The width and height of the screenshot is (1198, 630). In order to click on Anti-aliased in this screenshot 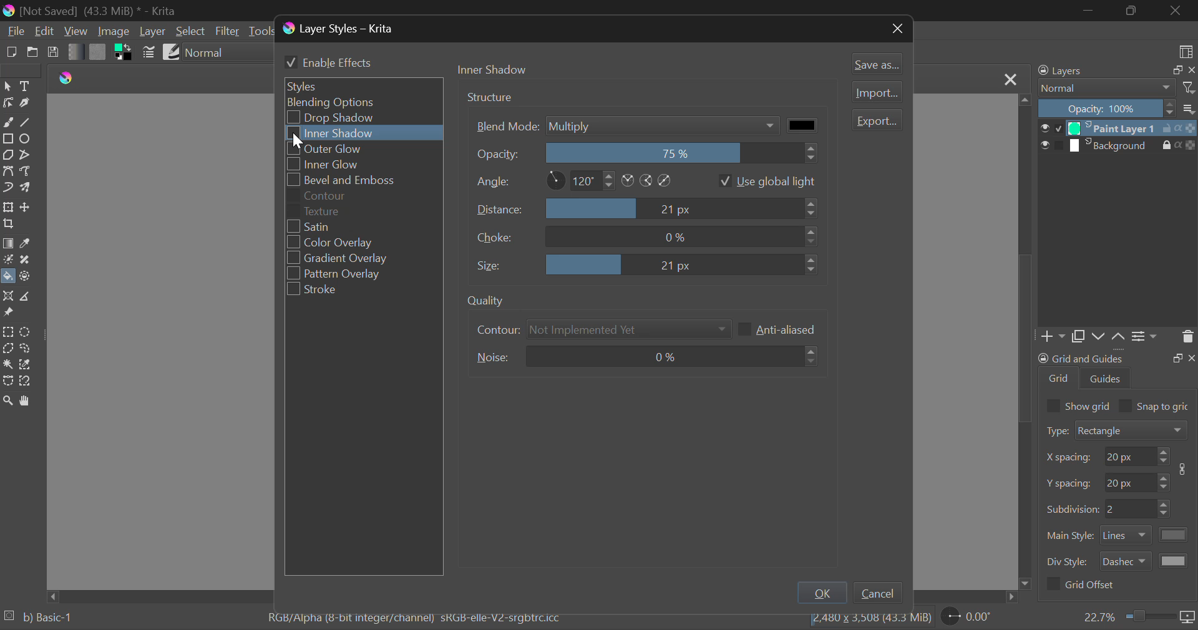, I will do `click(779, 326)`.